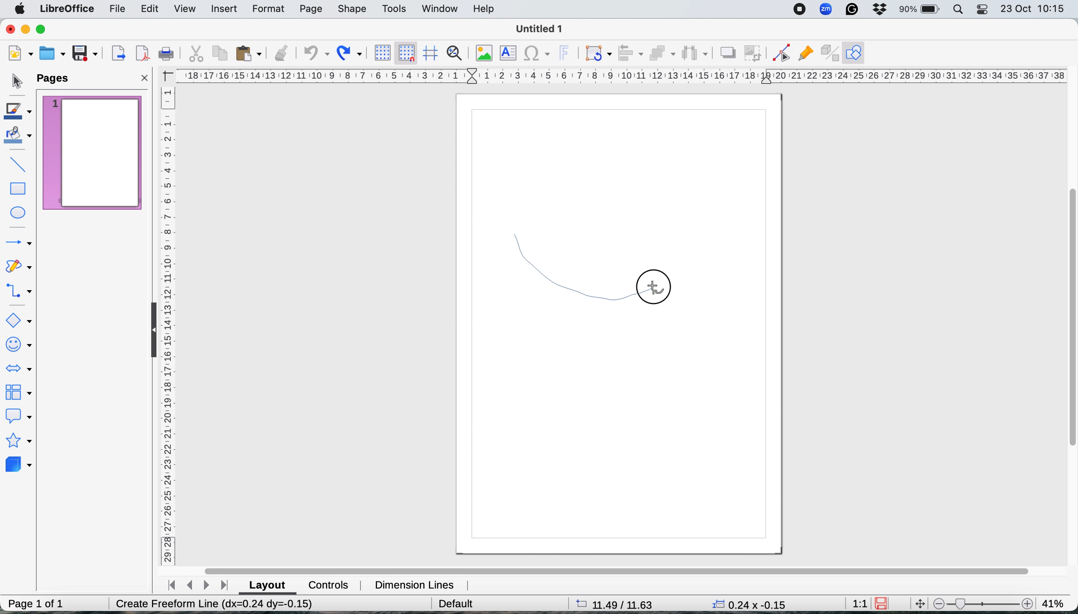  I want to click on battery, so click(920, 10).